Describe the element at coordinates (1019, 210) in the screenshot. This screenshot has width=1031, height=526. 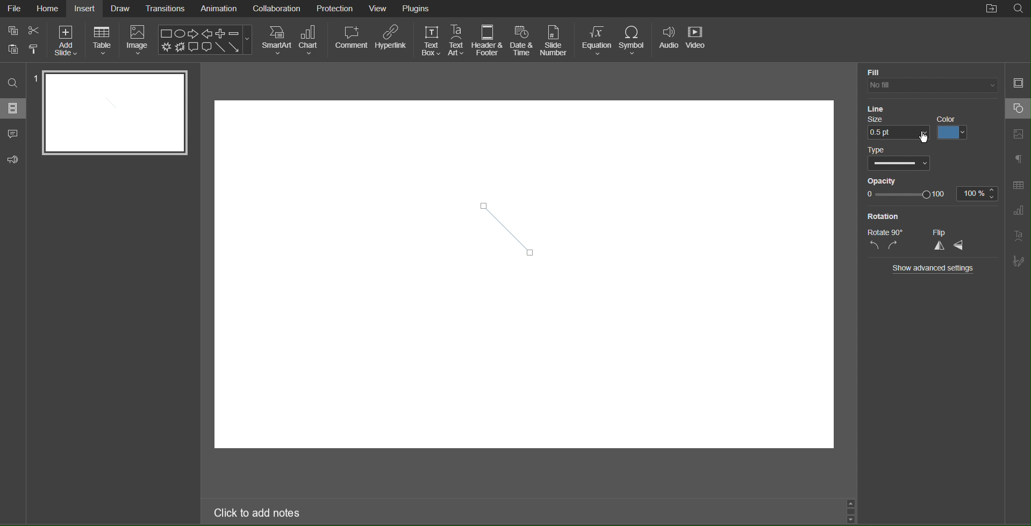
I see `Graph Settings` at that location.